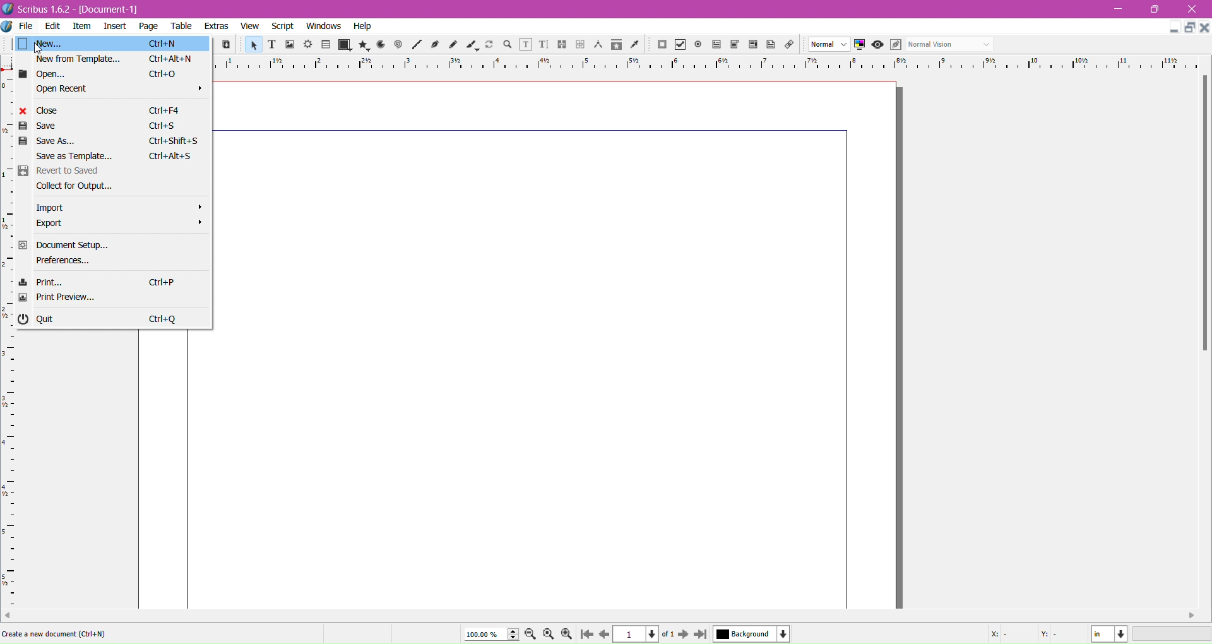  What do you see at coordinates (8, 27) in the screenshot?
I see `scribus logo` at bounding box center [8, 27].